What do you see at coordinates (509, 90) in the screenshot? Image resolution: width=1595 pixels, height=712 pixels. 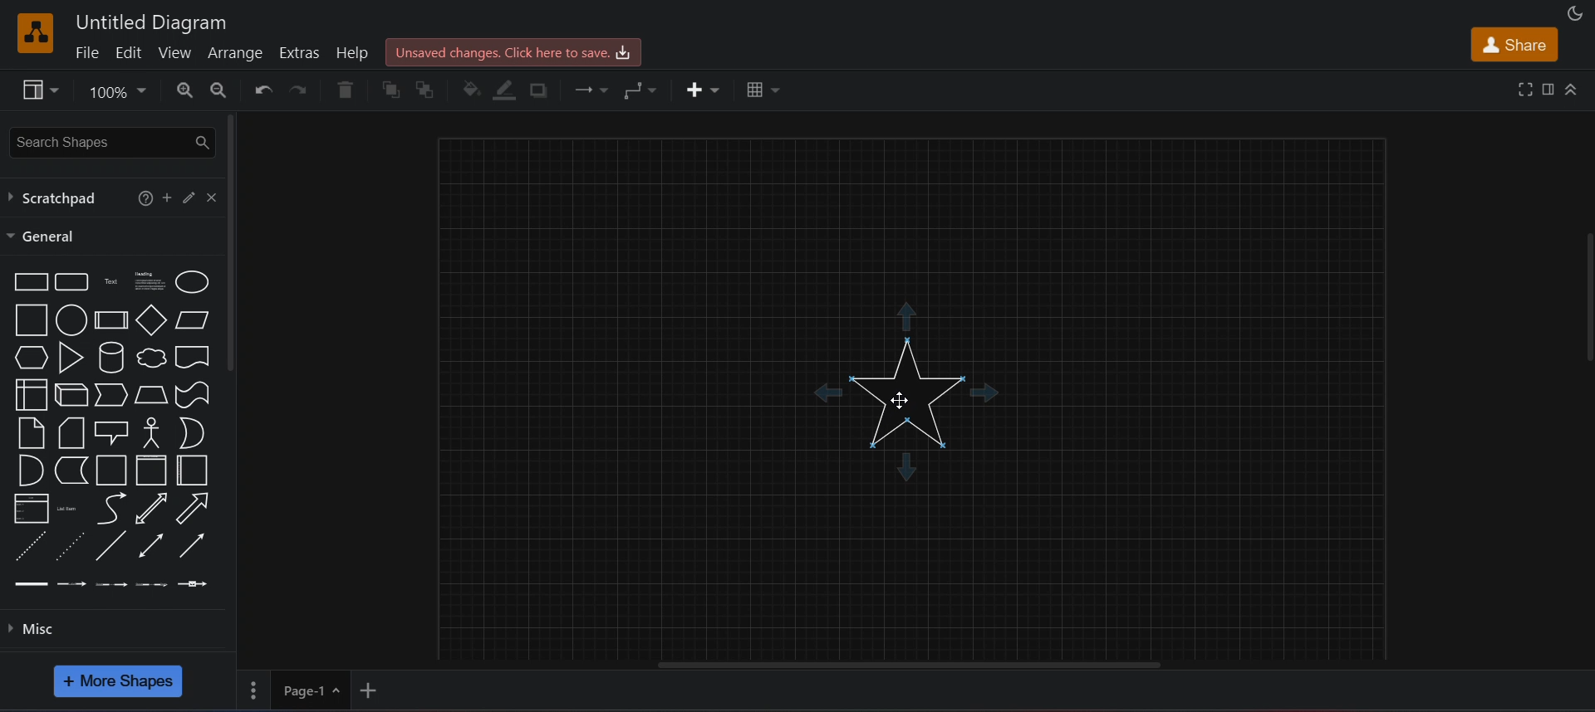 I see `line coloe` at bounding box center [509, 90].